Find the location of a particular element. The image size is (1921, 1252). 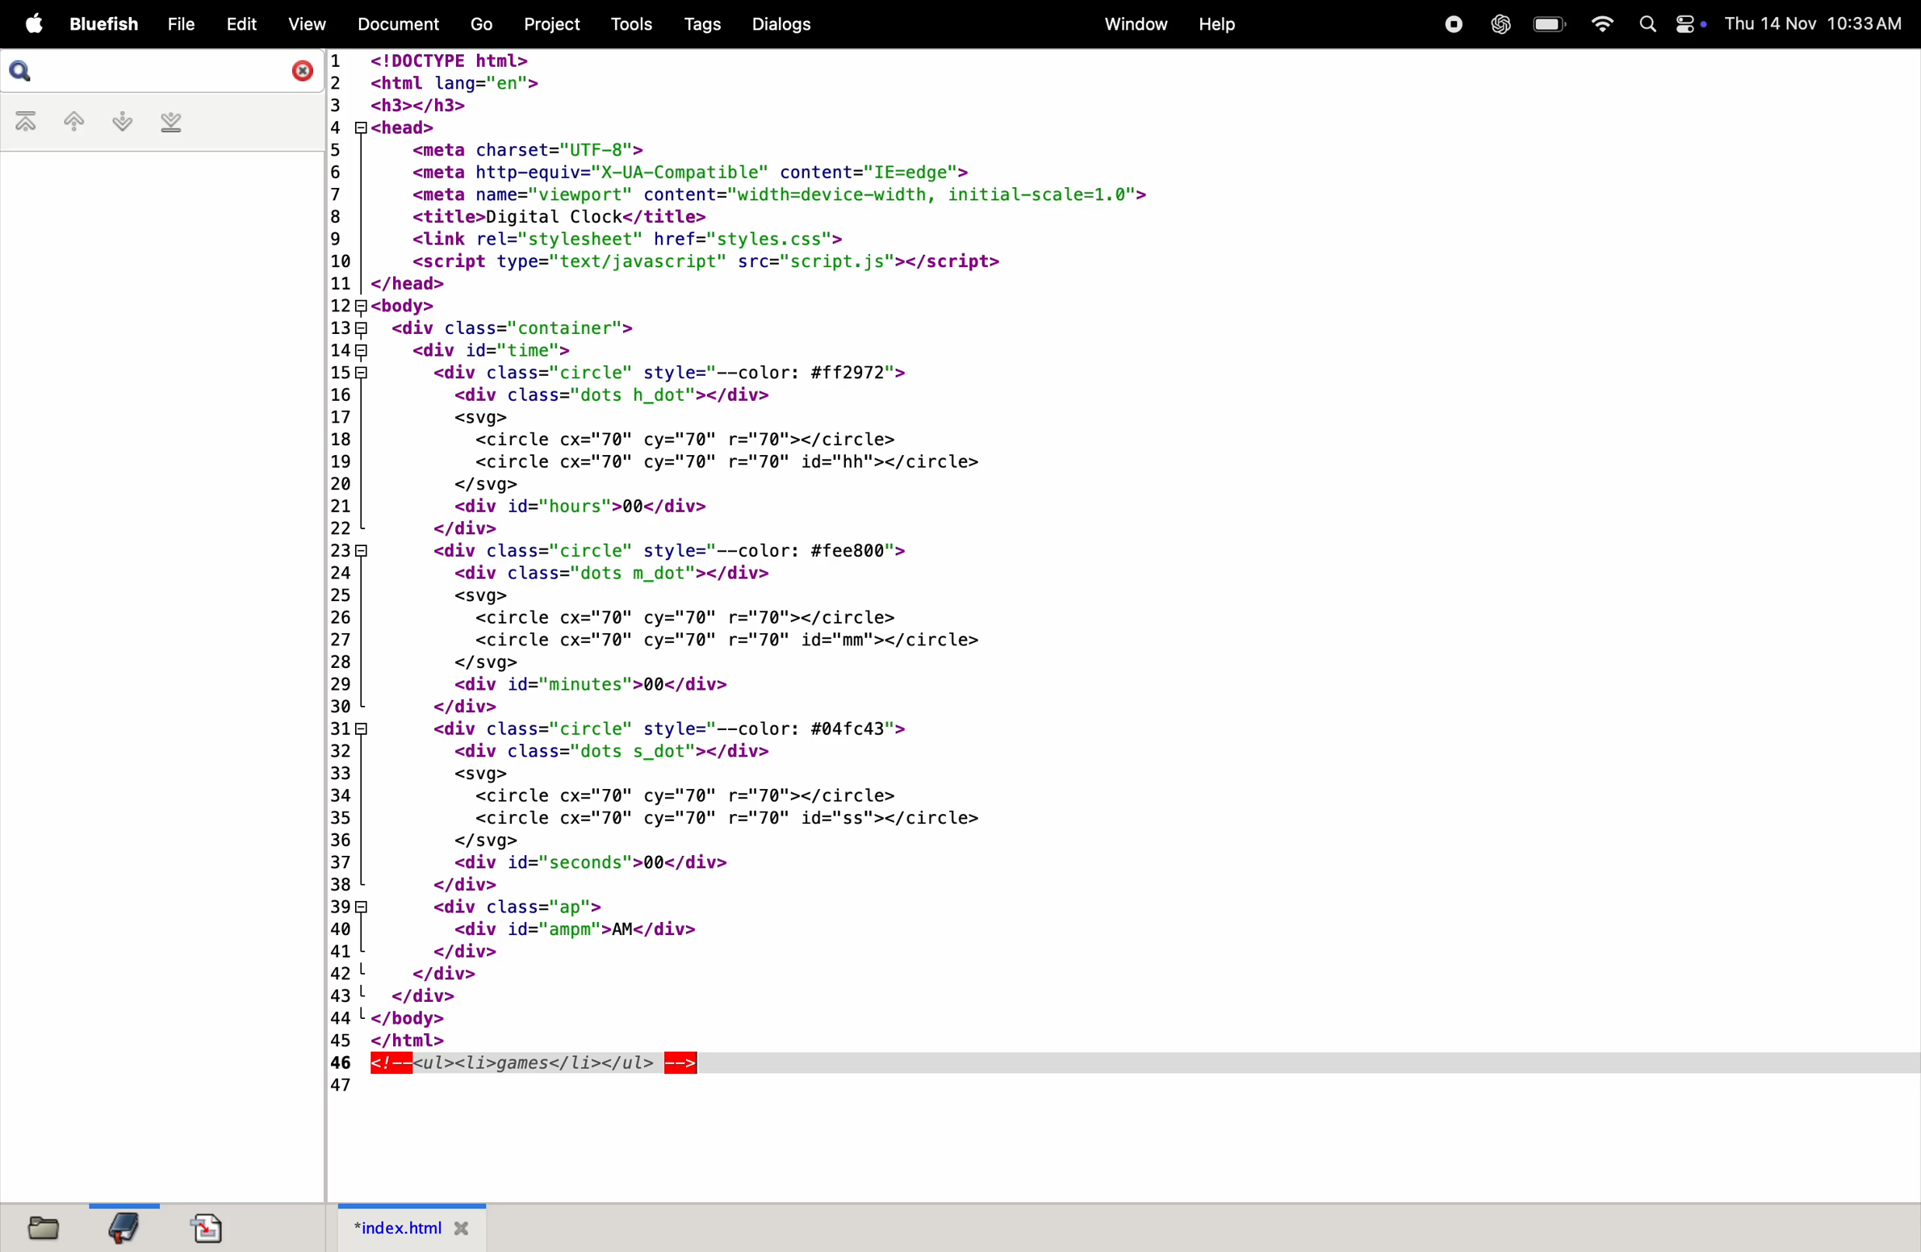

window is located at coordinates (1132, 25).